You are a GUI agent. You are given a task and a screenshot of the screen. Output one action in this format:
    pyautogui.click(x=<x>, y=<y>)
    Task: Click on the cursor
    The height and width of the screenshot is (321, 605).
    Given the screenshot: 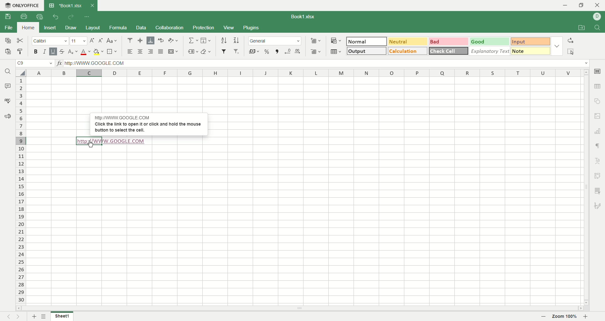 What is the action you would take?
    pyautogui.click(x=91, y=145)
    